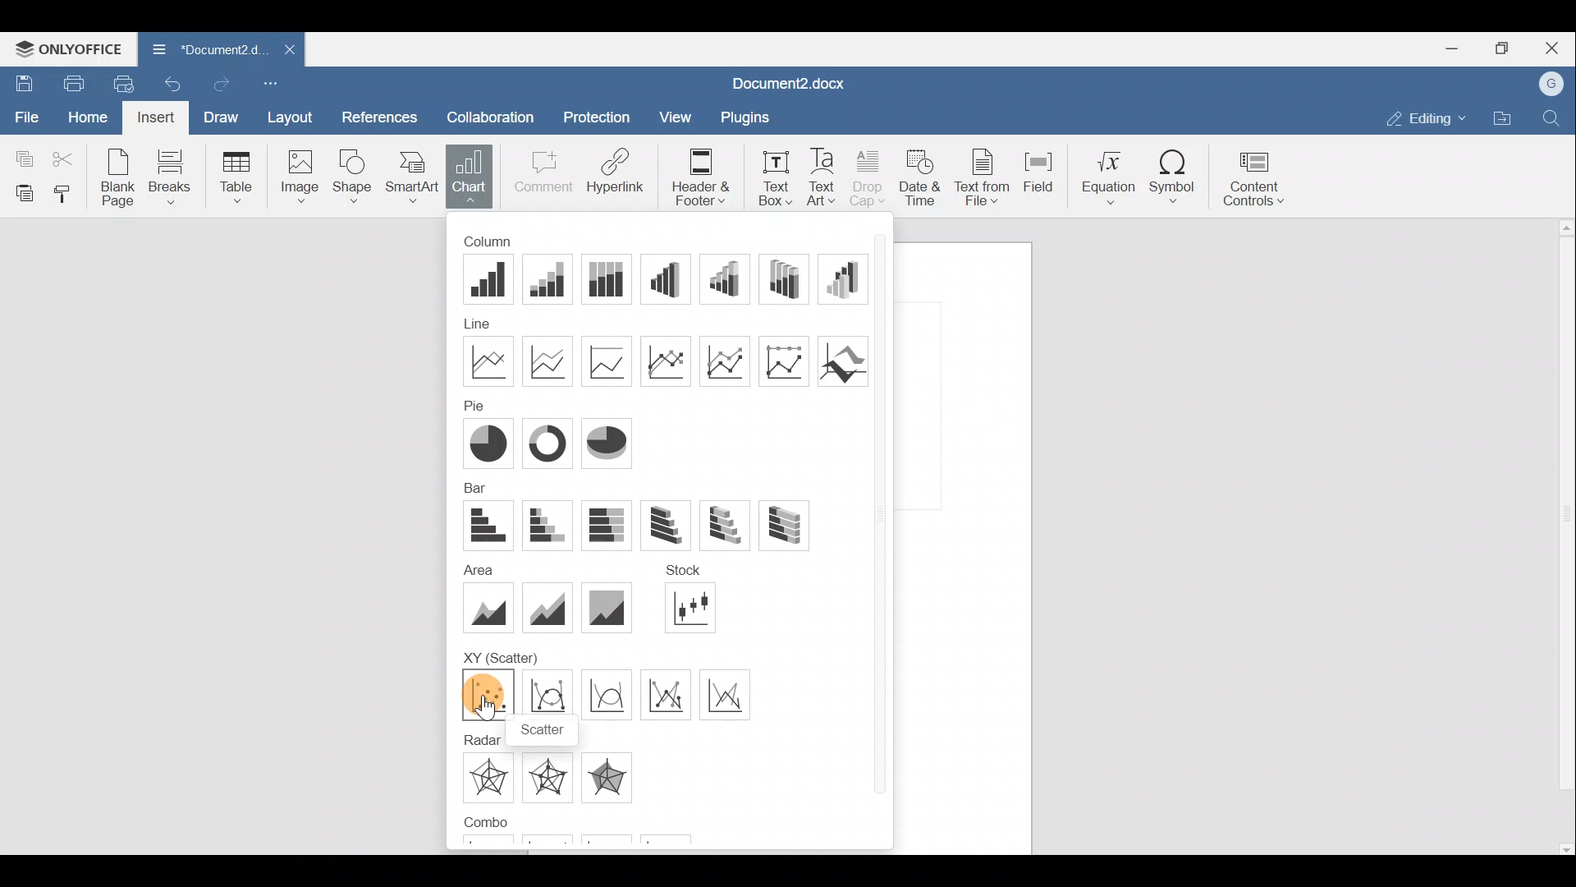 This screenshot has width=1576, height=887. What do you see at coordinates (744, 115) in the screenshot?
I see `Plugins` at bounding box center [744, 115].